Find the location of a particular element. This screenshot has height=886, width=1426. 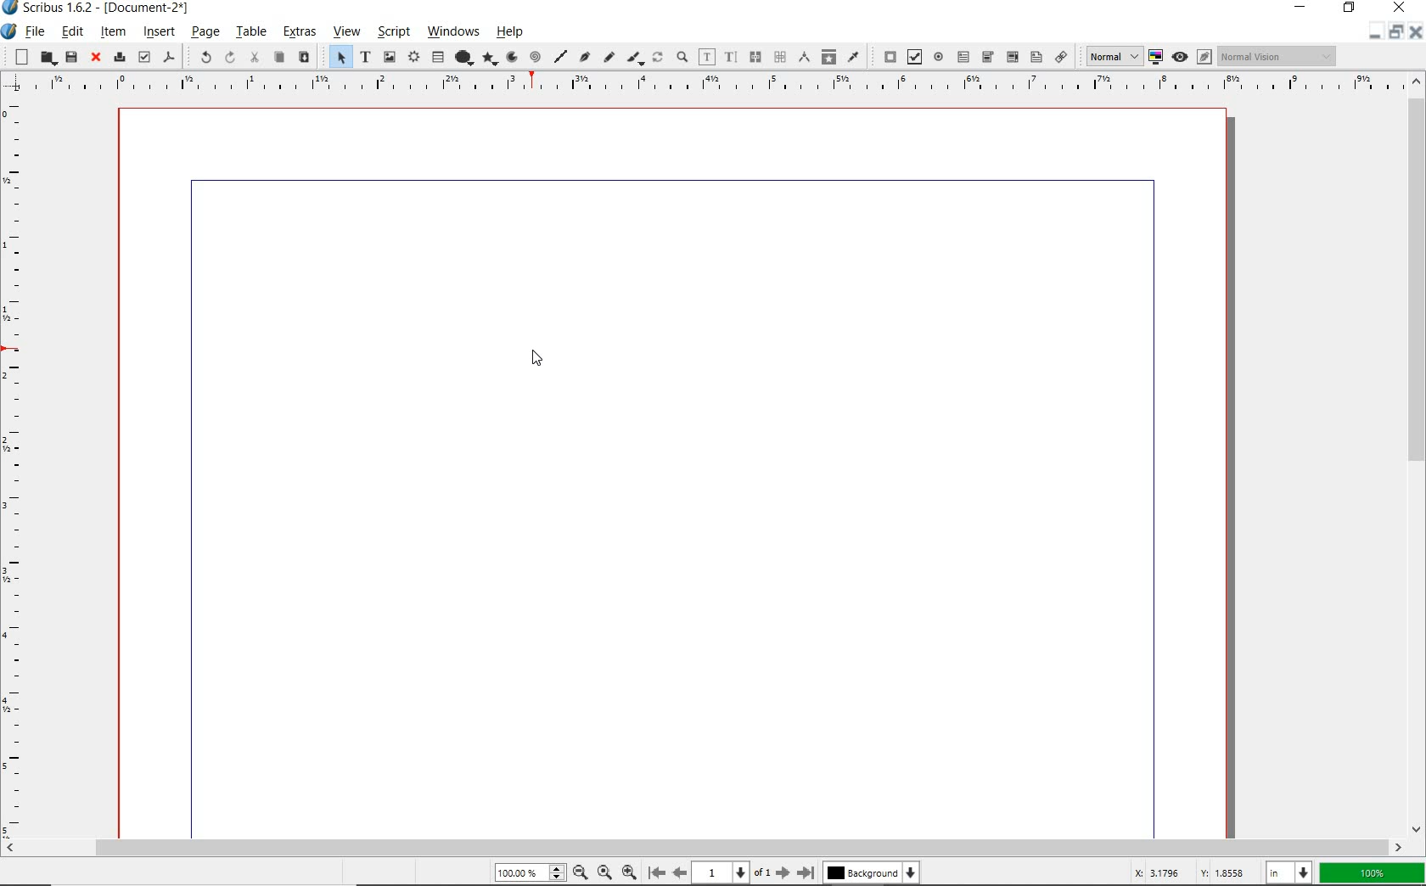

page is located at coordinates (205, 32).